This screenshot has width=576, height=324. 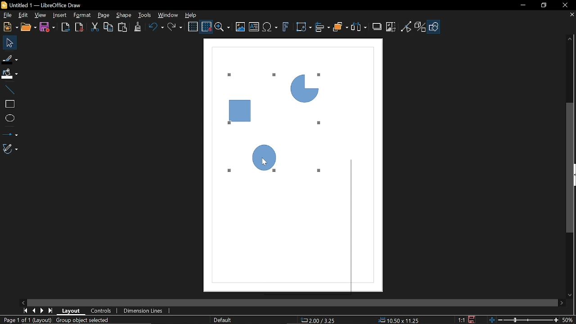 What do you see at coordinates (341, 28) in the screenshot?
I see `Arrange` at bounding box center [341, 28].